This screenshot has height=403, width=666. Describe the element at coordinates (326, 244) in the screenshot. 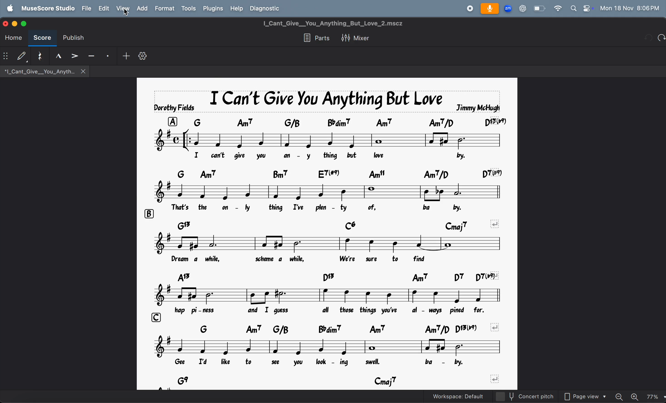

I see `notes` at that location.